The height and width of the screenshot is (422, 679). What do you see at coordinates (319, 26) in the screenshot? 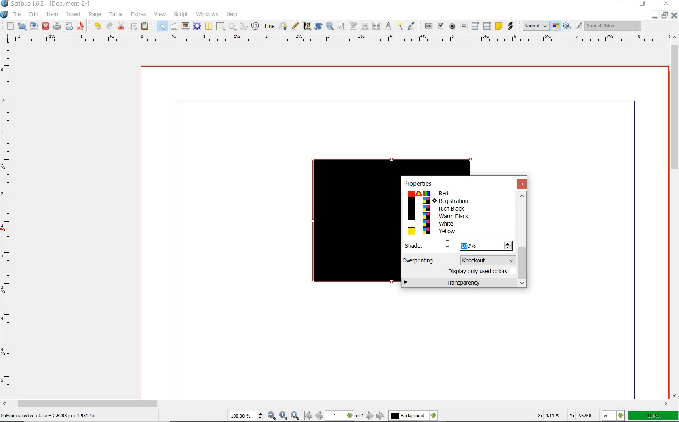
I see `rotate item` at bounding box center [319, 26].